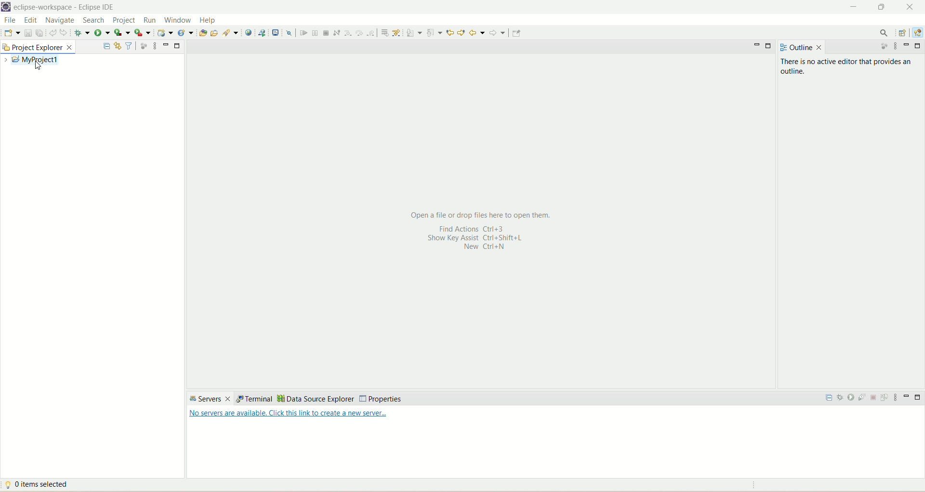 The height and width of the screenshot is (492, 925). I want to click on run, so click(150, 21).